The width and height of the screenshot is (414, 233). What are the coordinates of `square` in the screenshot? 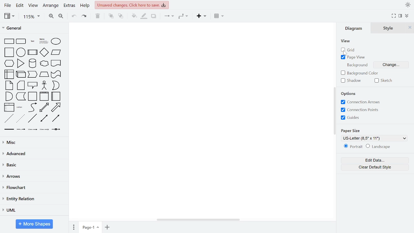 It's located at (10, 52).